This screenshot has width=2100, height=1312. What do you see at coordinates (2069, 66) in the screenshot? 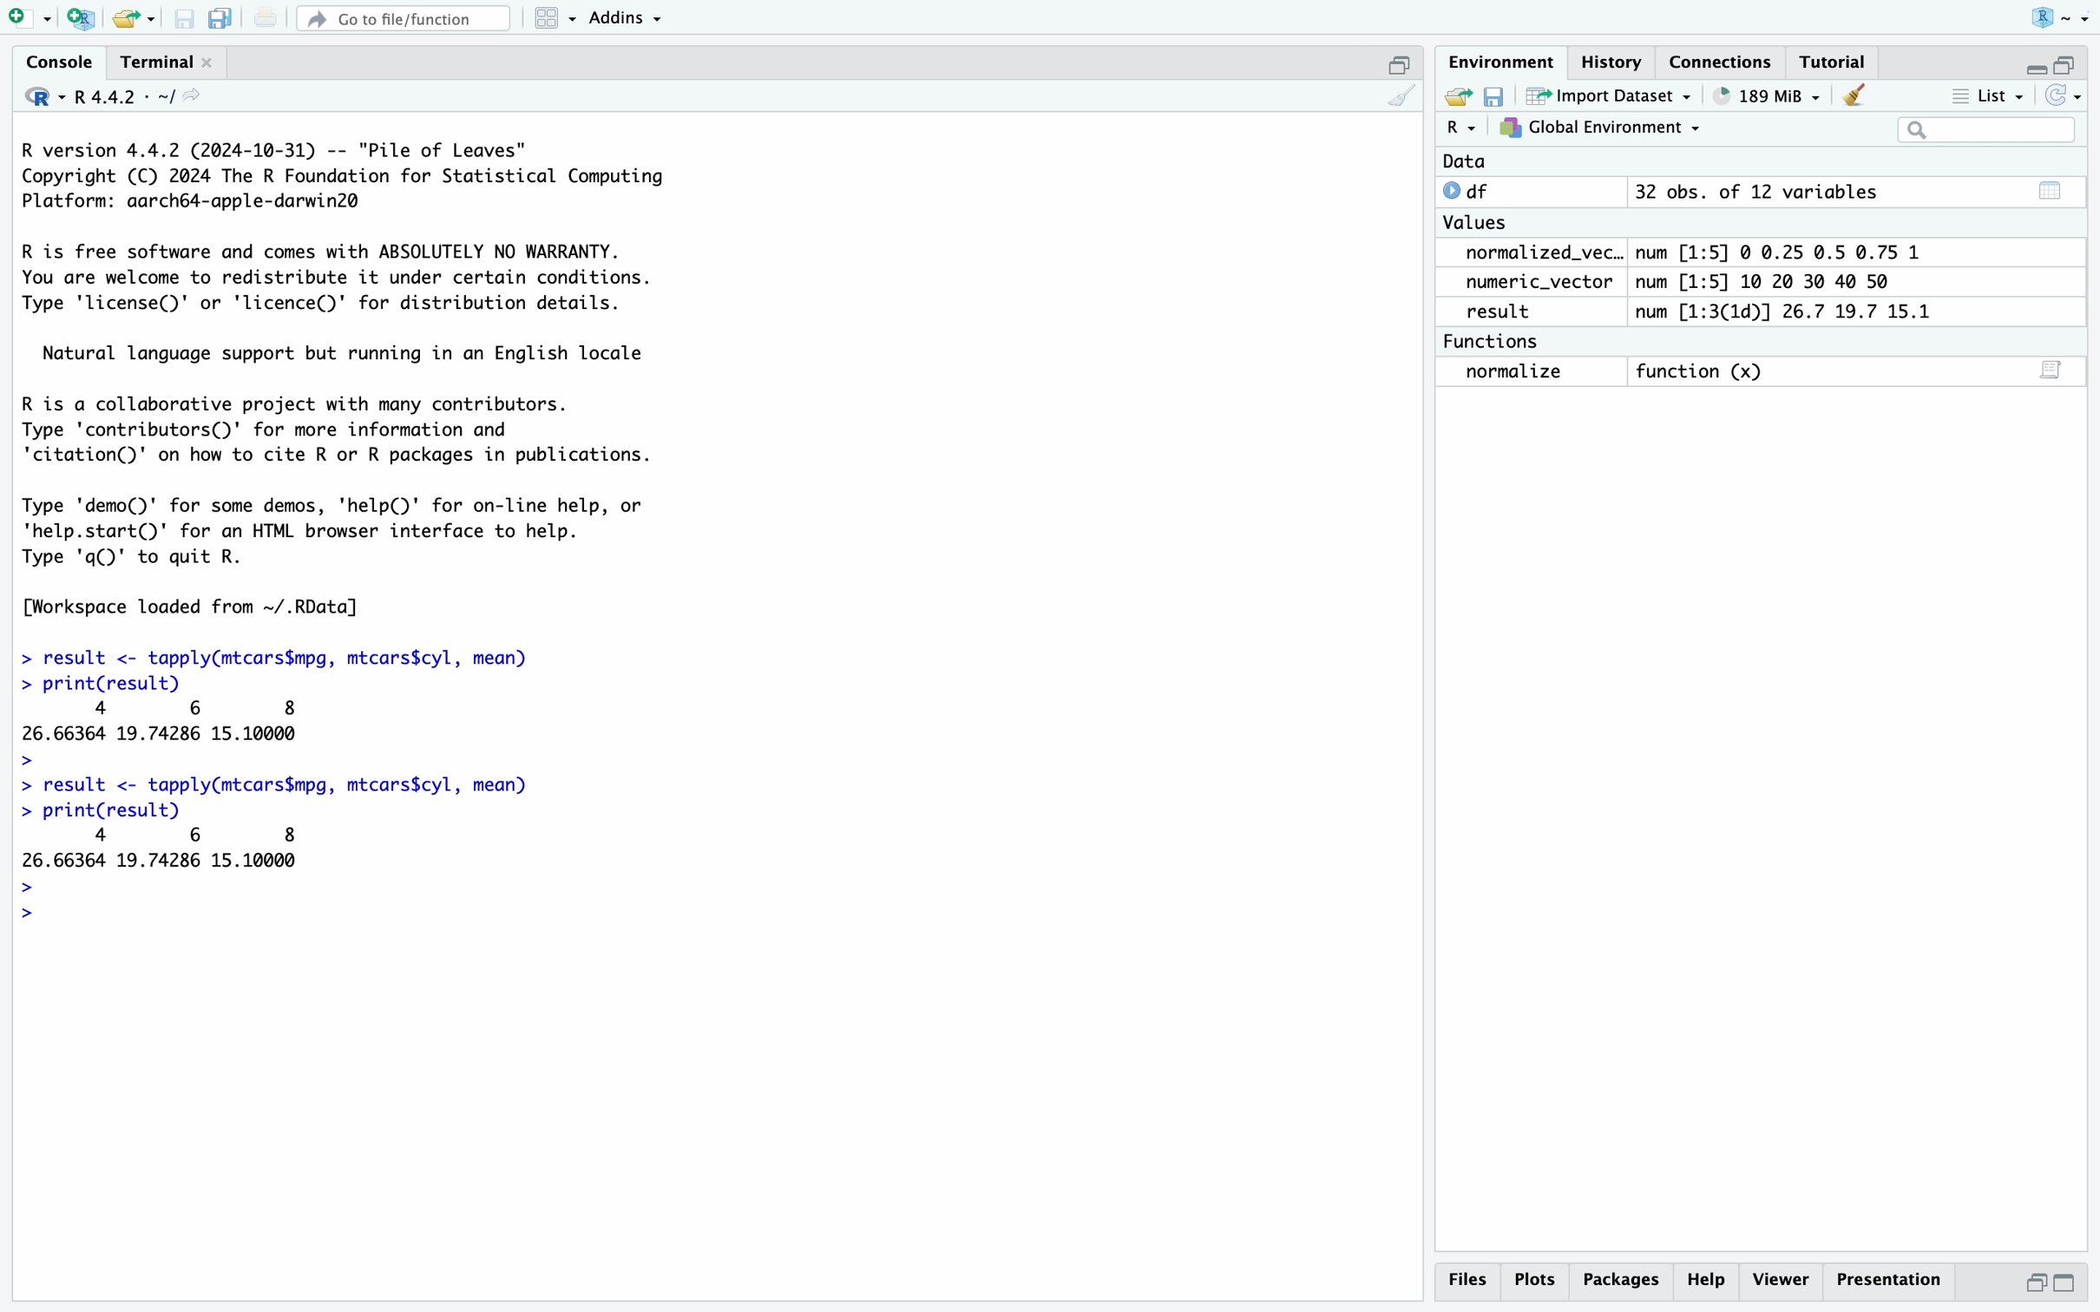
I see `Half height` at bounding box center [2069, 66].